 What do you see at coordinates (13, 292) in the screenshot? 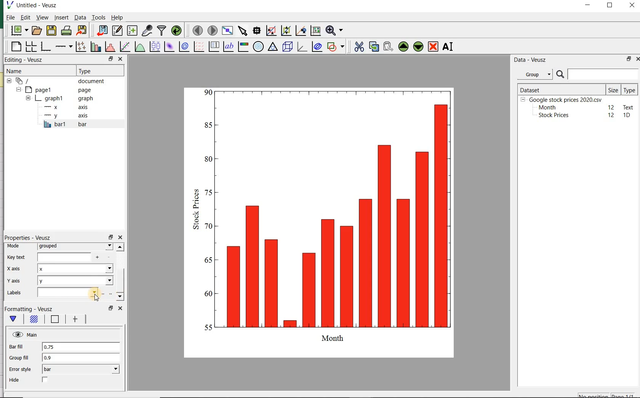
I see `Labels` at bounding box center [13, 292].